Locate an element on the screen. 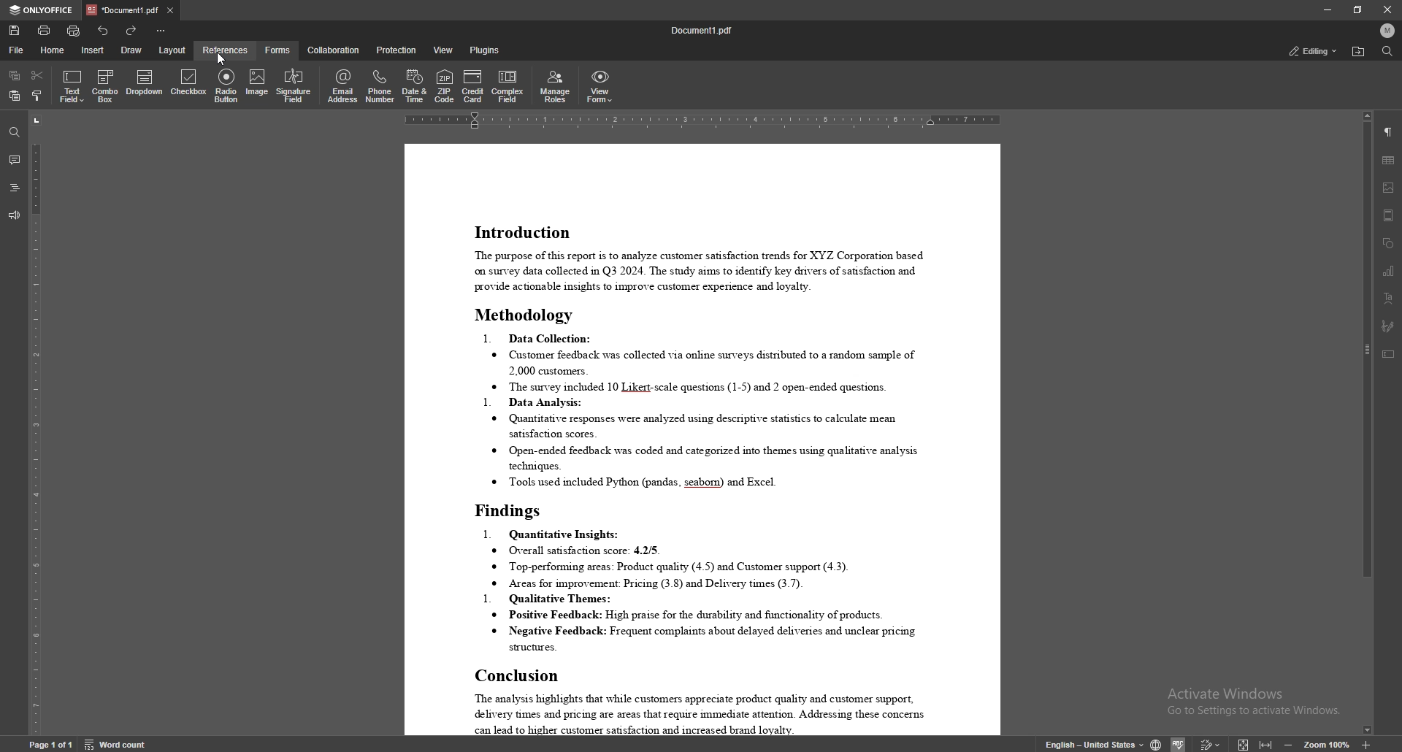  copy is located at coordinates (16, 74).